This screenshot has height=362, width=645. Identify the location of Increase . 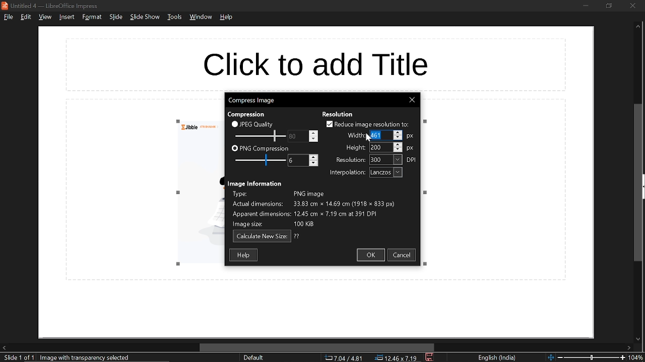
(314, 132).